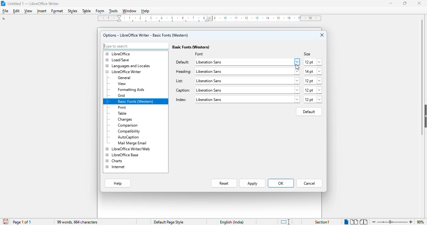 The height and width of the screenshot is (225, 427). Describe the element at coordinates (125, 78) in the screenshot. I see `general` at that location.